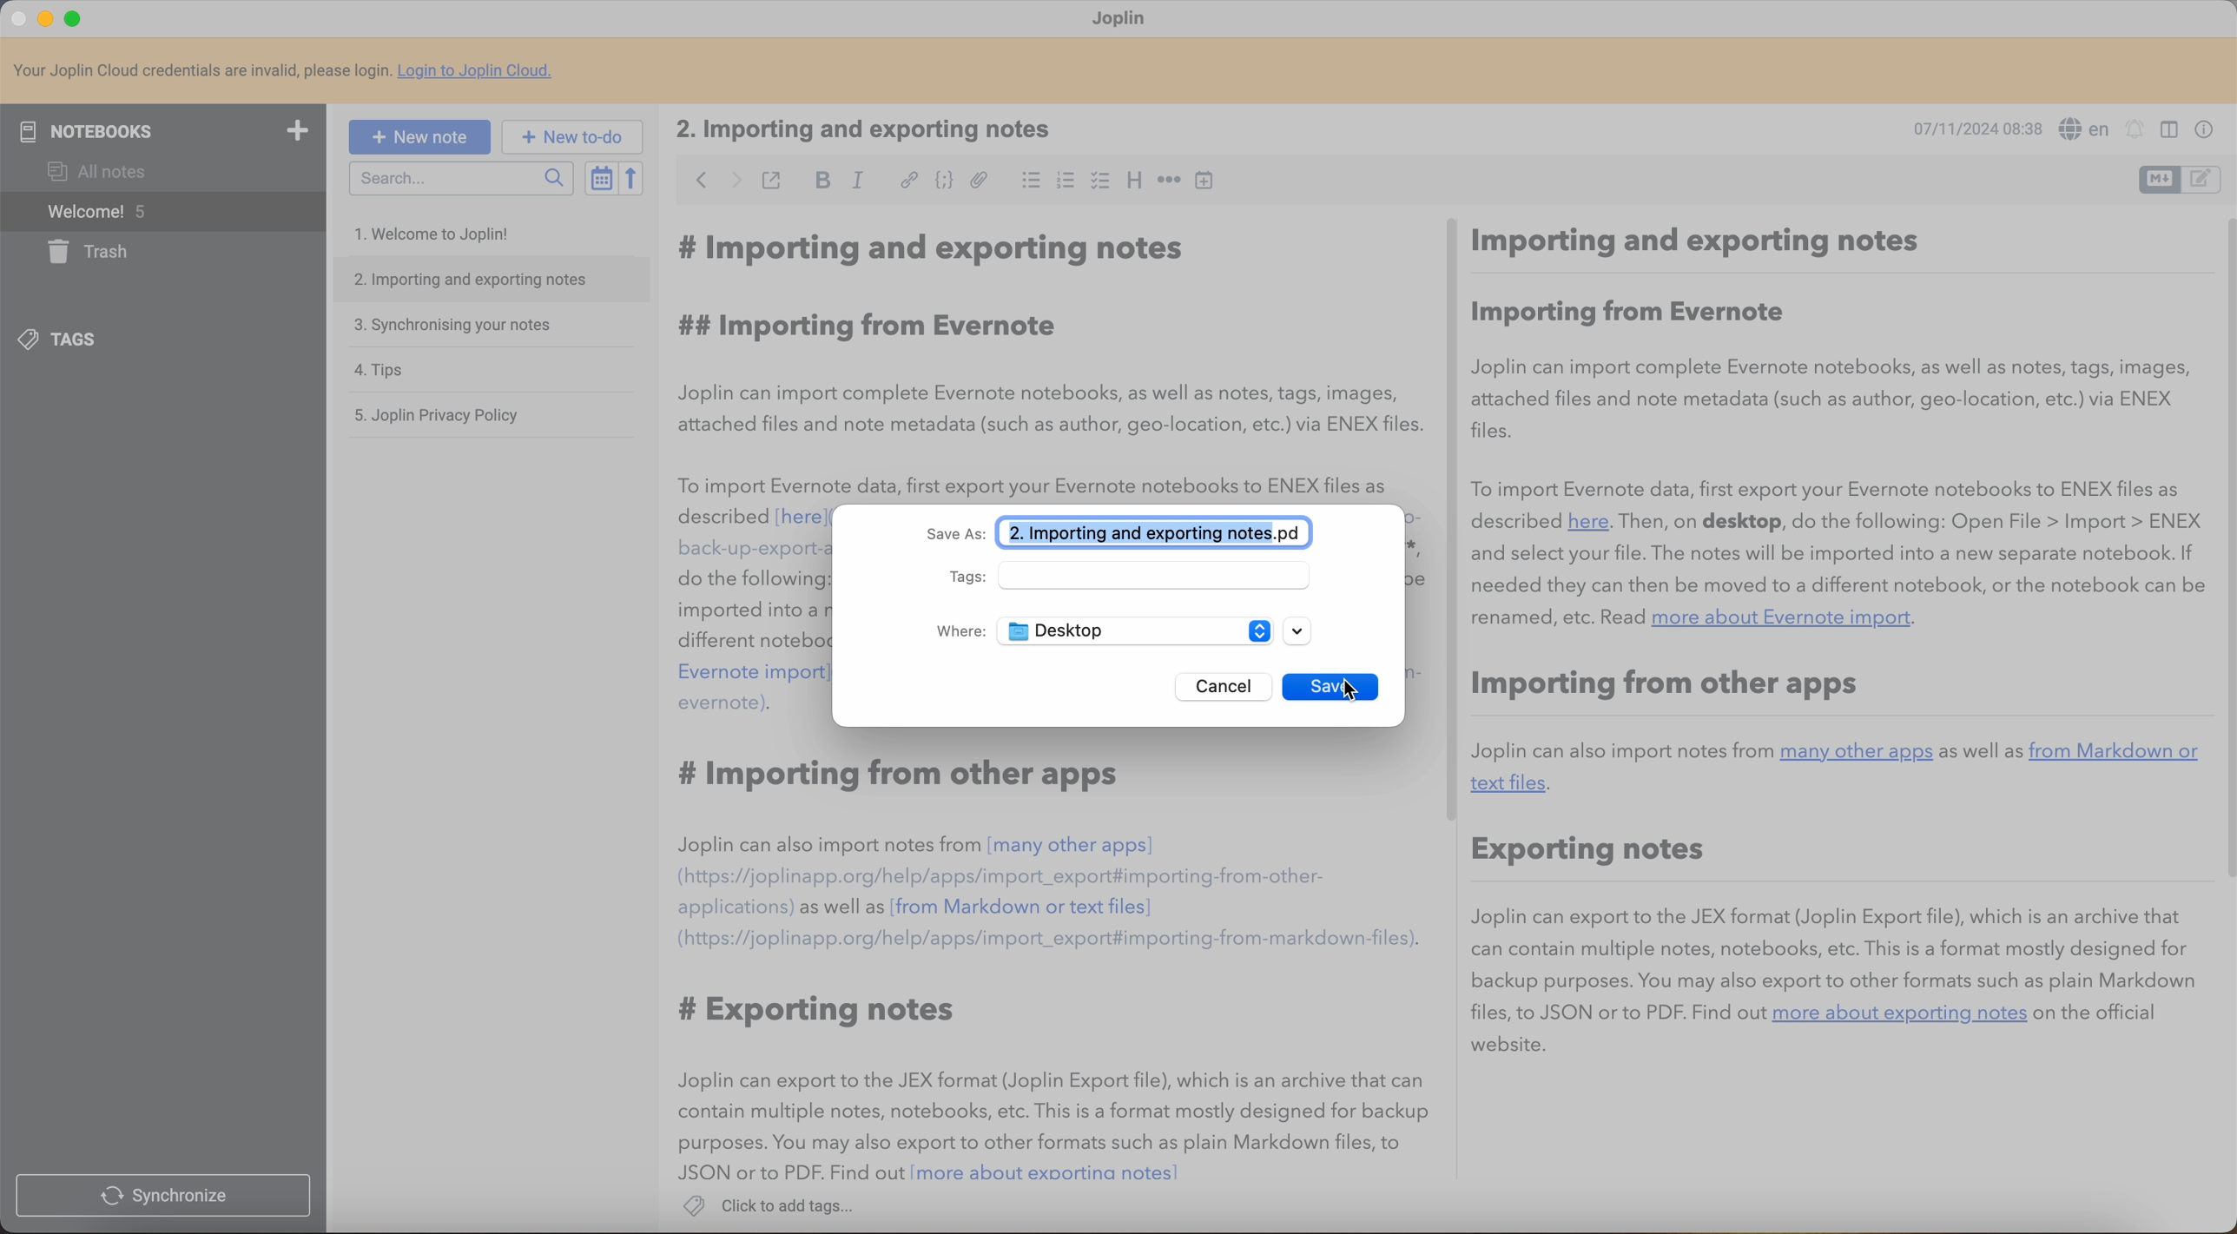 This screenshot has height=1234, width=2237. Describe the element at coordinates (1312, 685) in the screenshot. I see `save` at that location.